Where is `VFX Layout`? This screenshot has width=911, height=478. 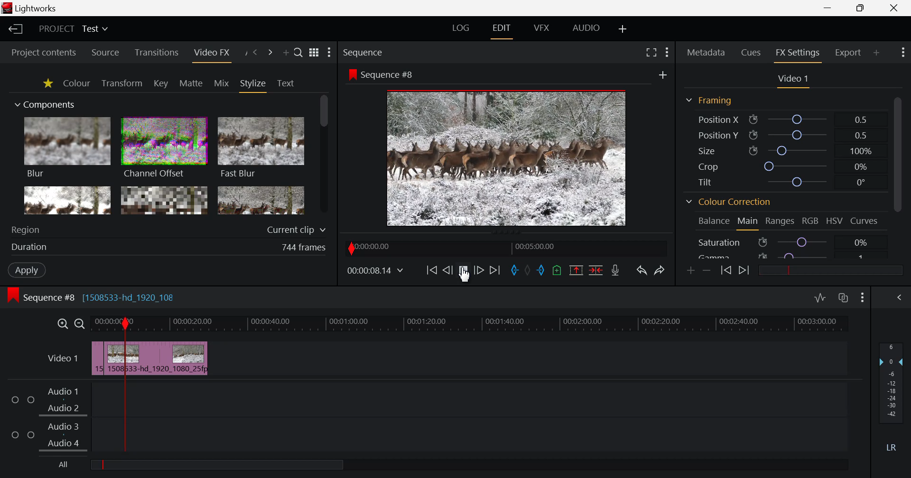 VFX Layout is located at coordinates (541, 28).